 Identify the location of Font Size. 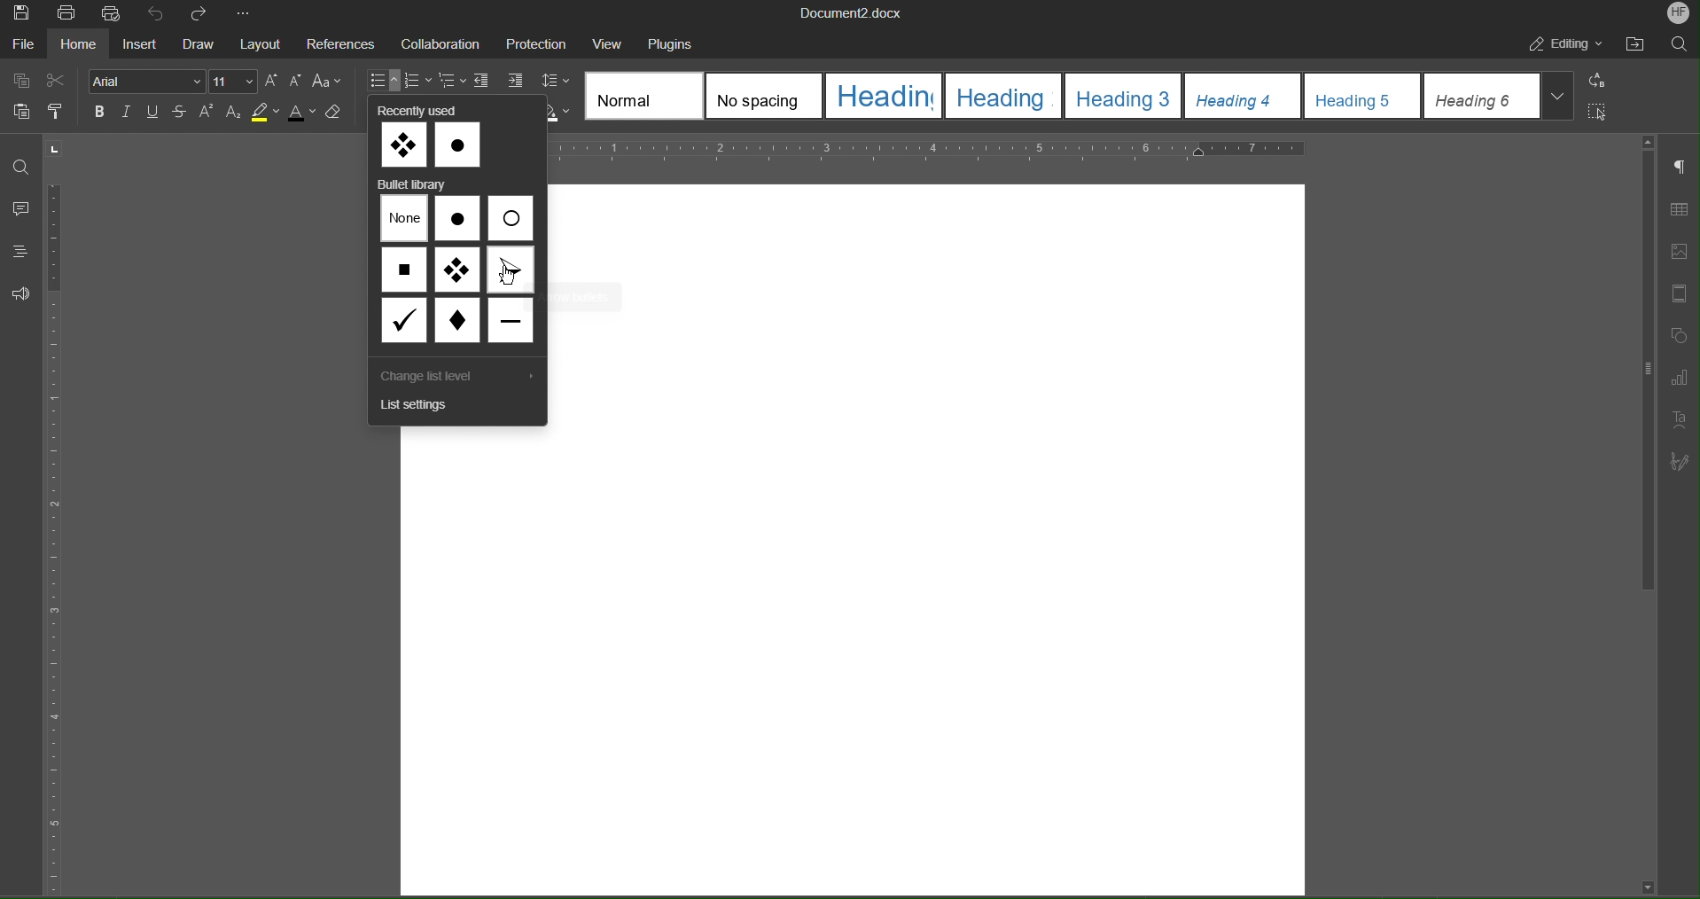
(232, 81).